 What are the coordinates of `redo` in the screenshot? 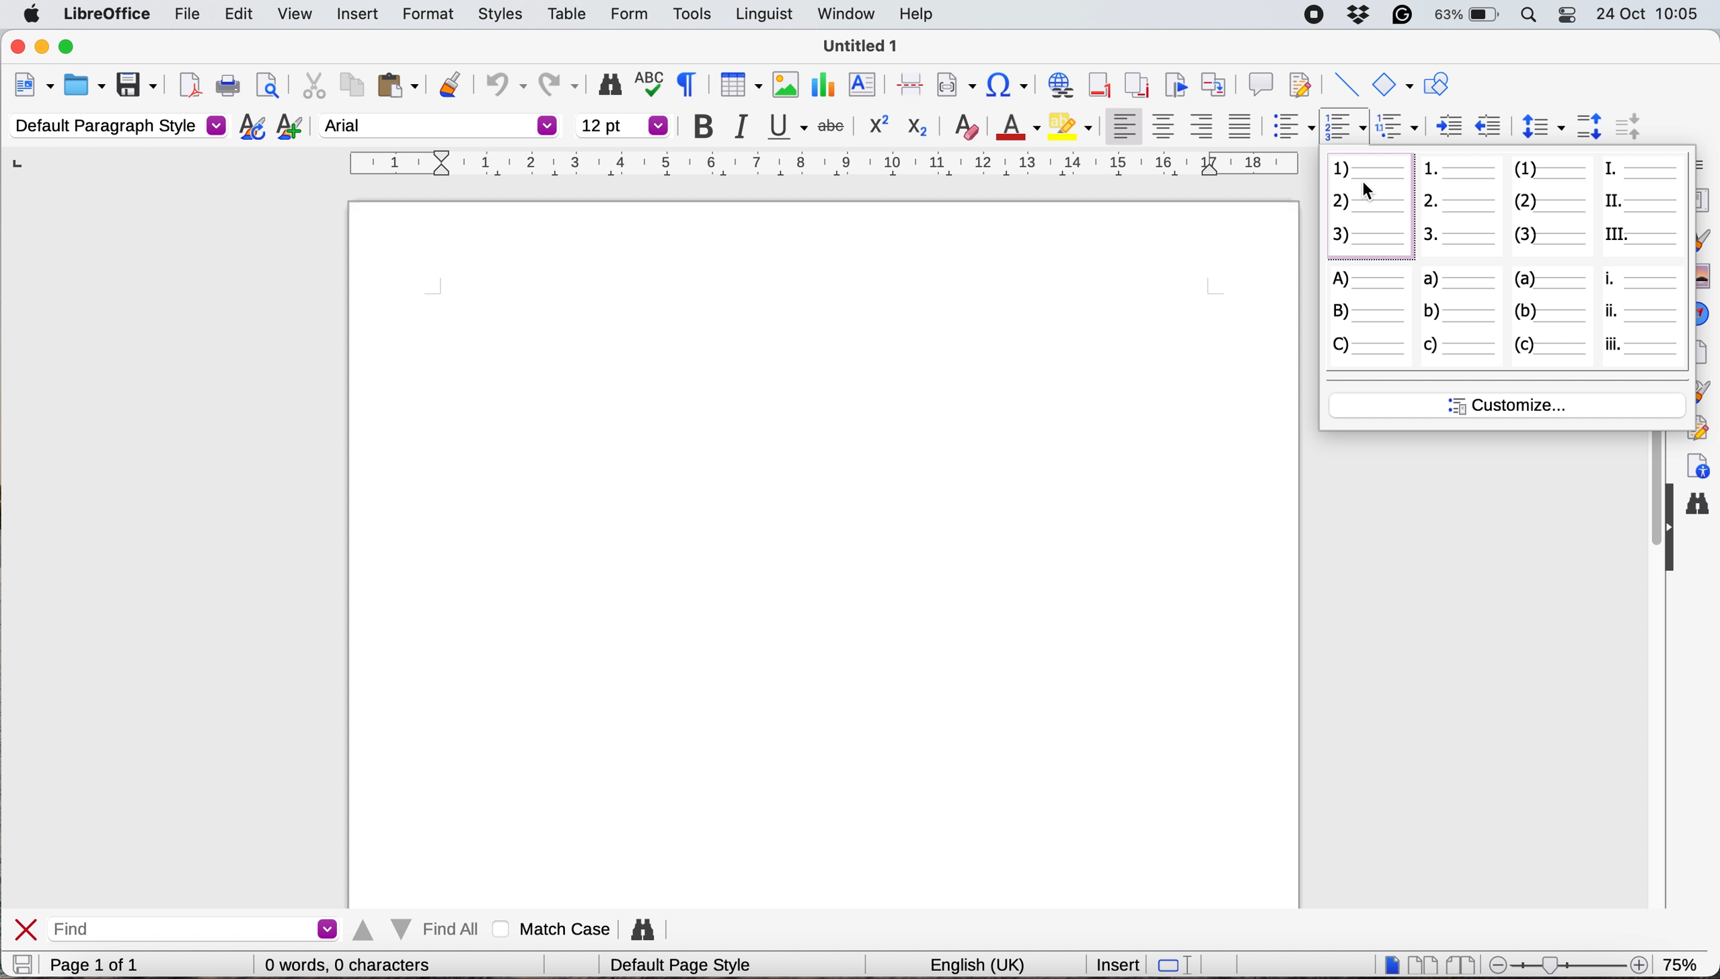 It's located at (560, 81).